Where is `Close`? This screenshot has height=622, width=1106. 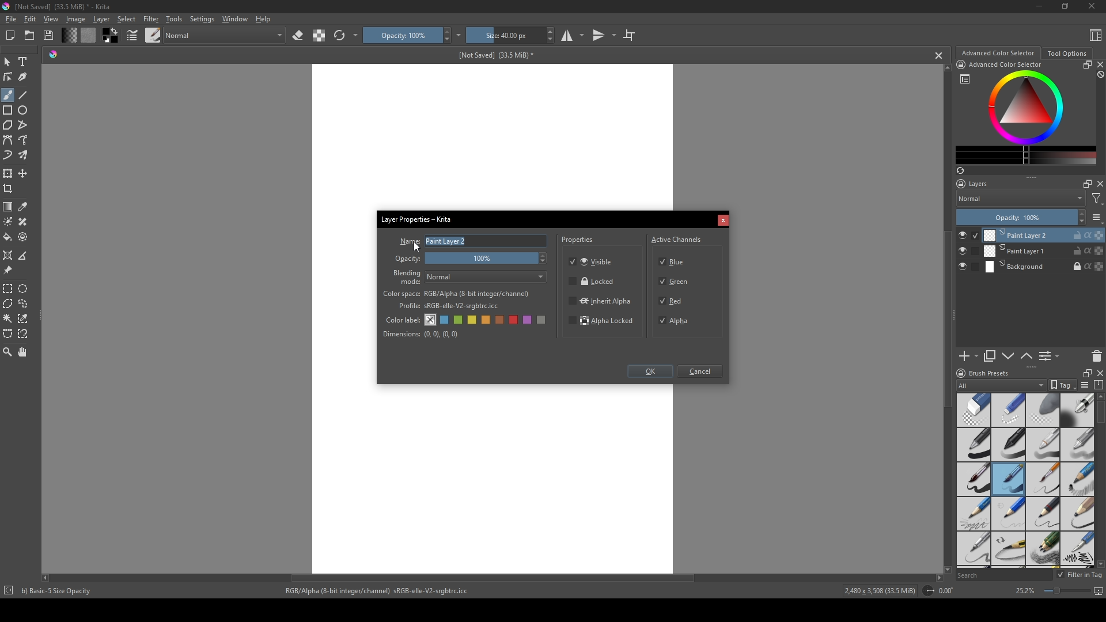 Close is located at coordinates (1089, 7).